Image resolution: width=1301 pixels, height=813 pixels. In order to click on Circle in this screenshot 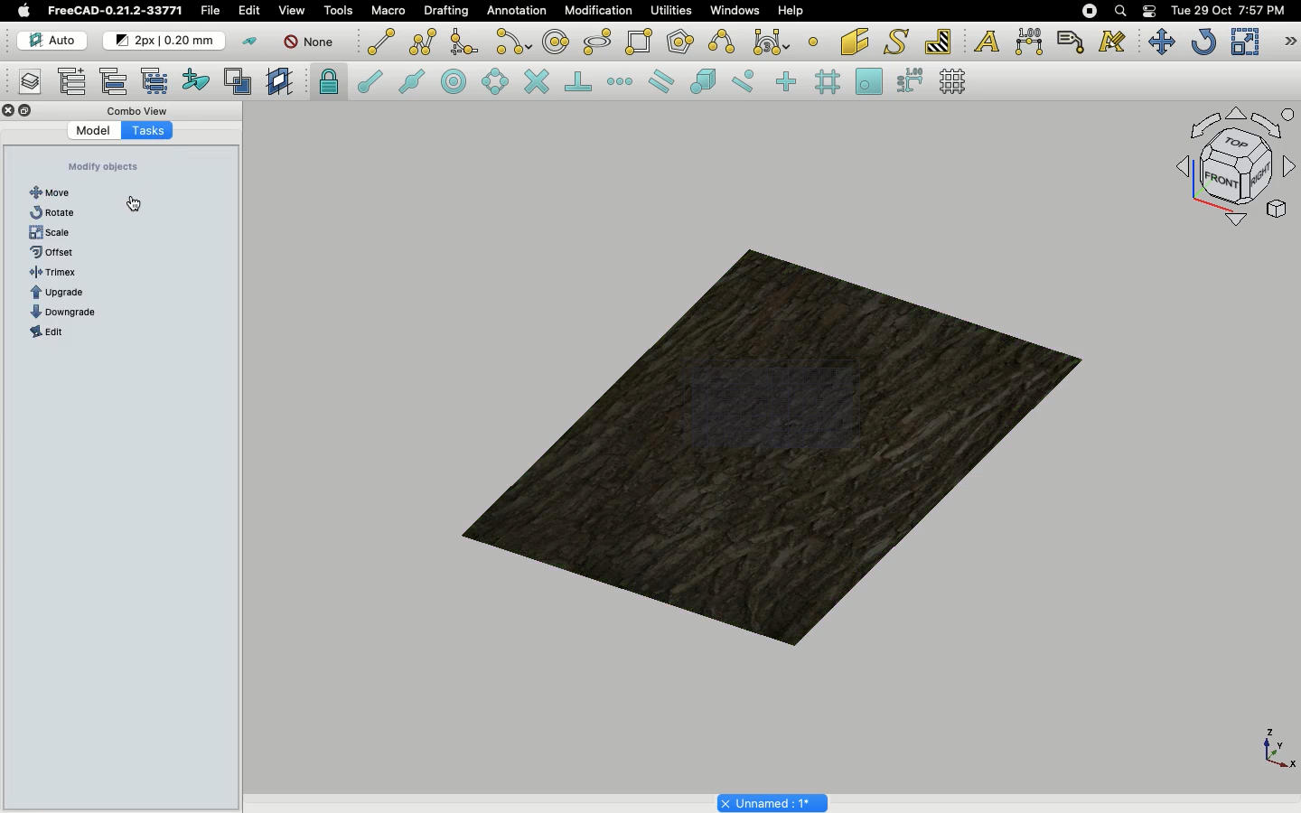, I will do `click(557, 44)`.